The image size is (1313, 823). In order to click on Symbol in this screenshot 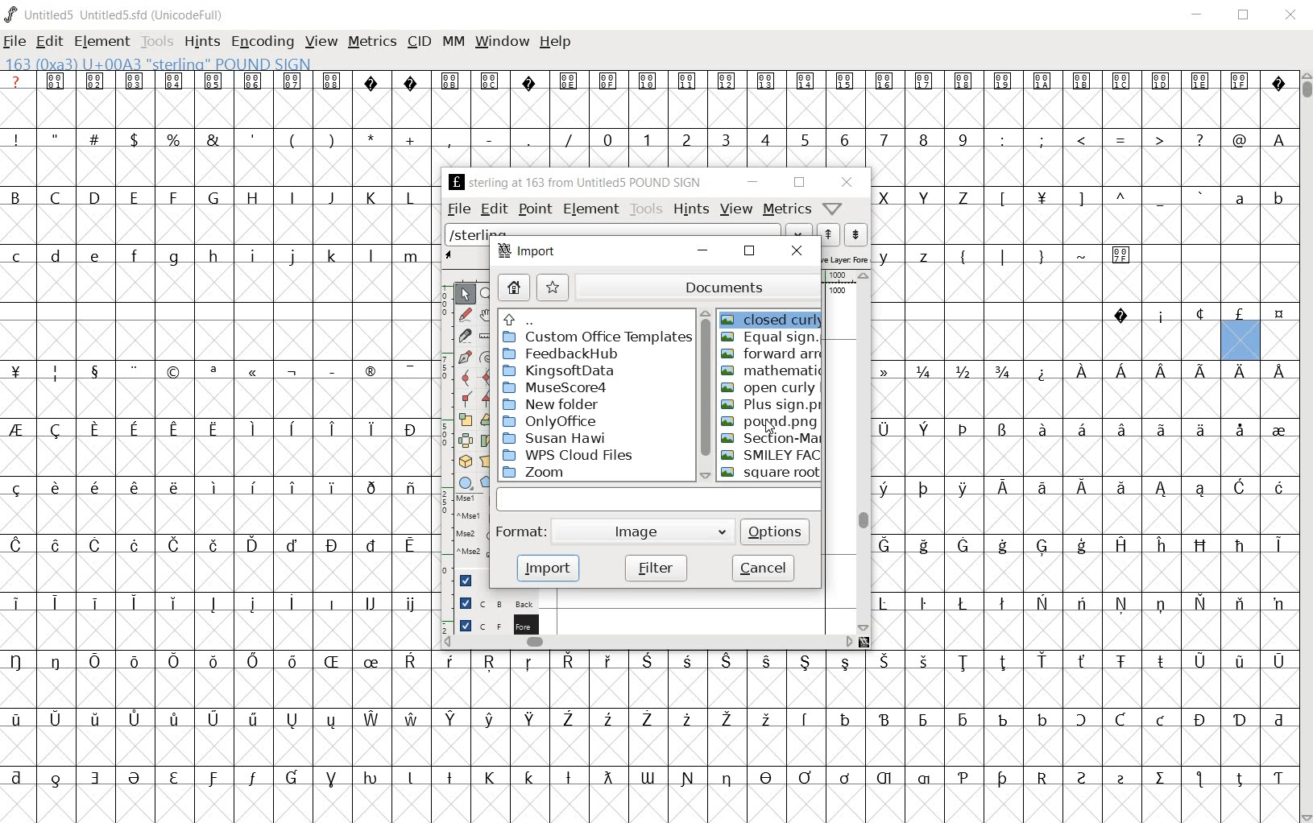, I will do `click(727, 720)`.